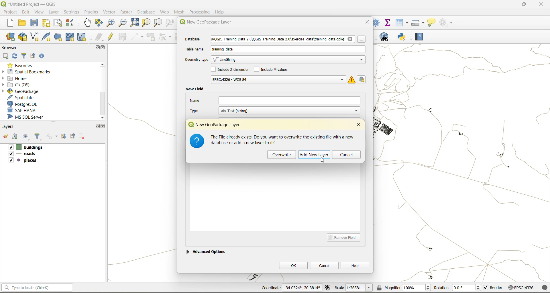 The width and height of the screenshot is (550, 293). I want to click on sap hana, so click(27, 111).